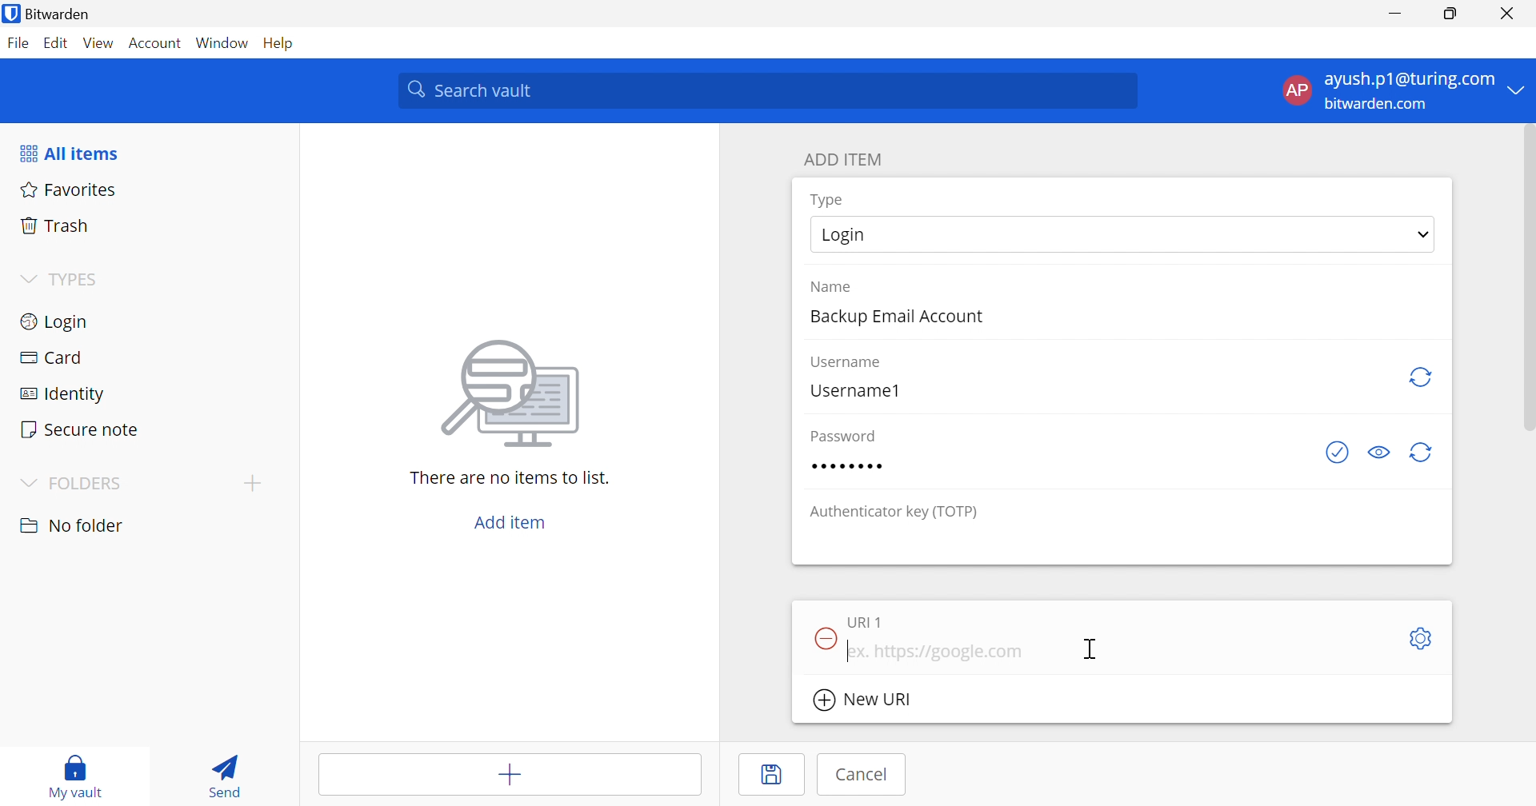 This screenshot has height=806, width=1536. What do you see at coordinates (865, 774) in the screenshot?
I see `Cancel` at bounding box center [865, 774].